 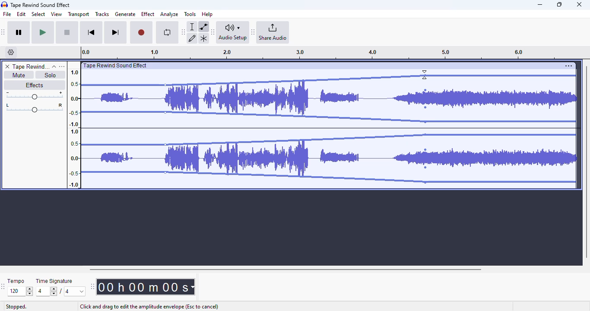 What do you see at coordinates (34, 95) in the screenshot?
I see `Change volume` at bounding box center [34, 95].